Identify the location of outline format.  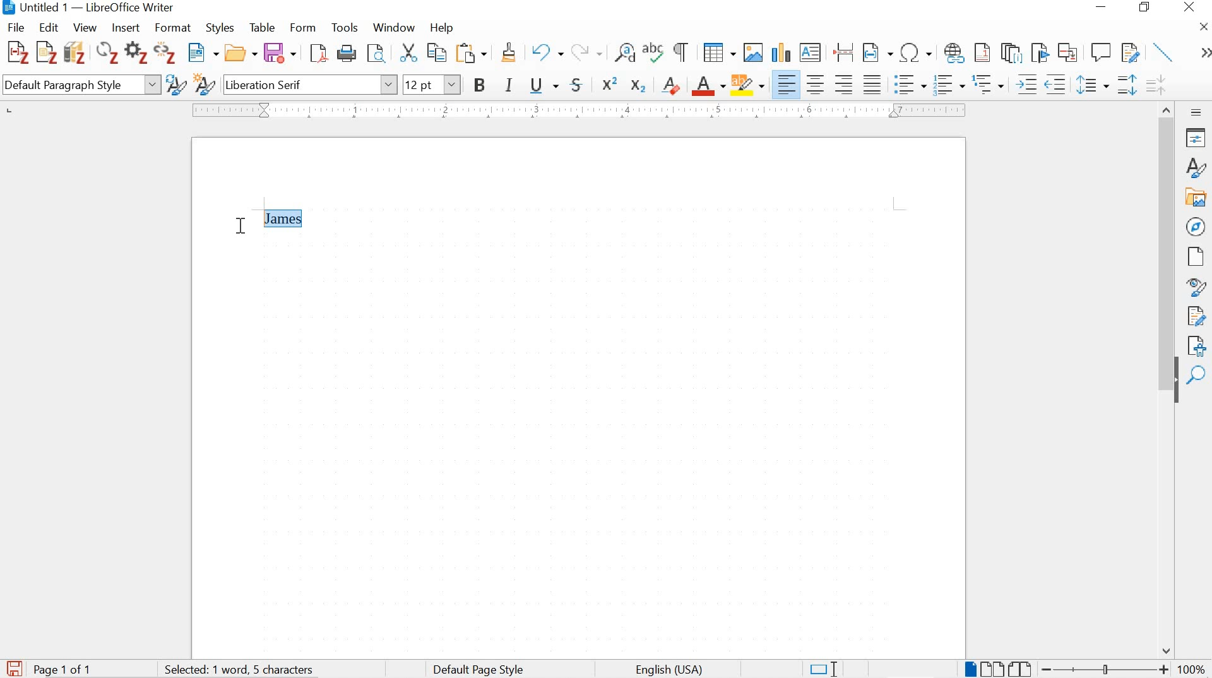
(989, 85).